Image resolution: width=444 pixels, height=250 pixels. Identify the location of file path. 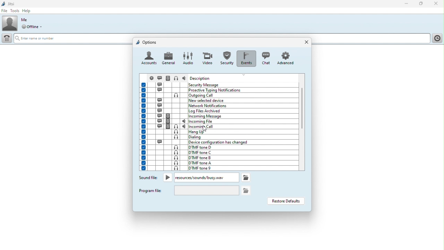
(199, 177).